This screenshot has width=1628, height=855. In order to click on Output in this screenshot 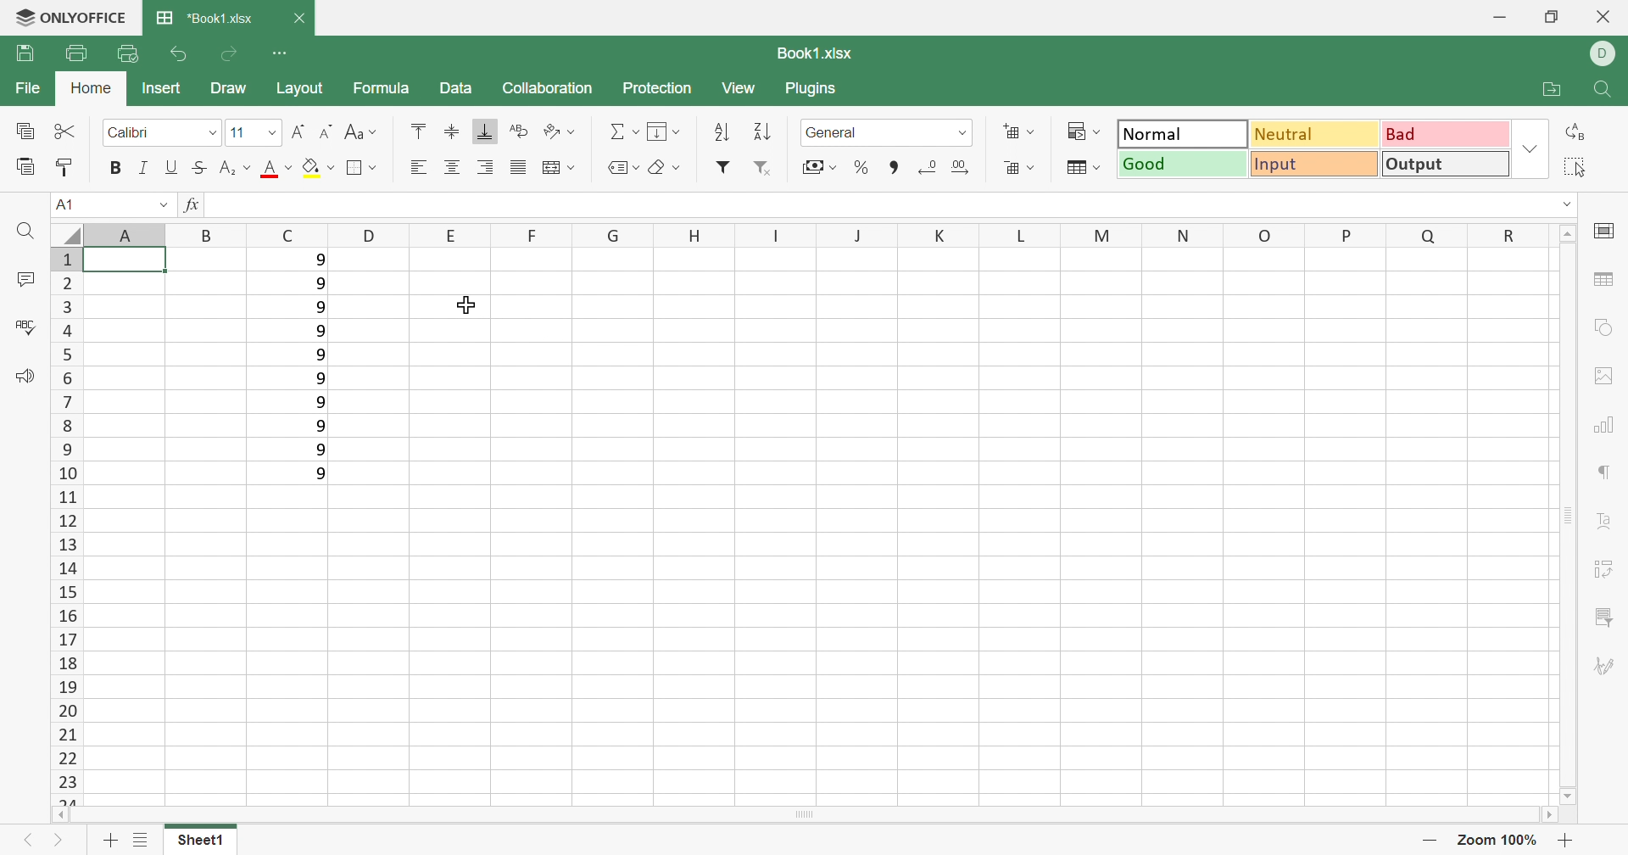, I will do `click(1184, 133)`.